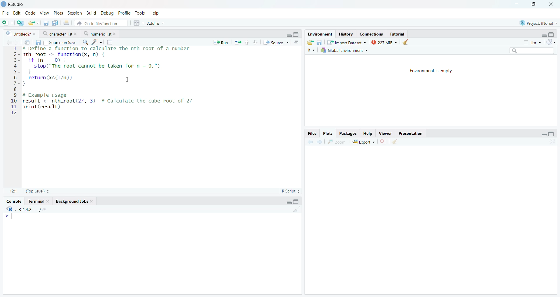  I want to click on Go to previous section, so click(247, 42).